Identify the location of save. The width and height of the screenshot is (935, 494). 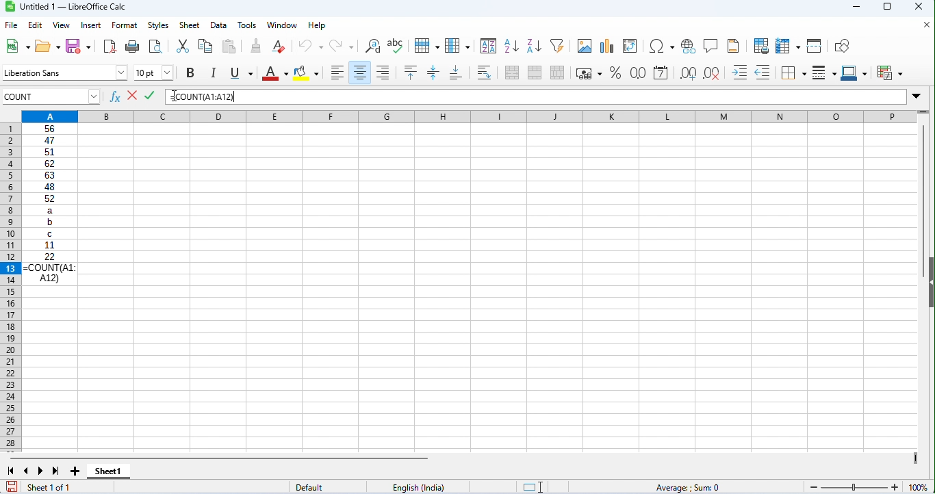
(12, 486).